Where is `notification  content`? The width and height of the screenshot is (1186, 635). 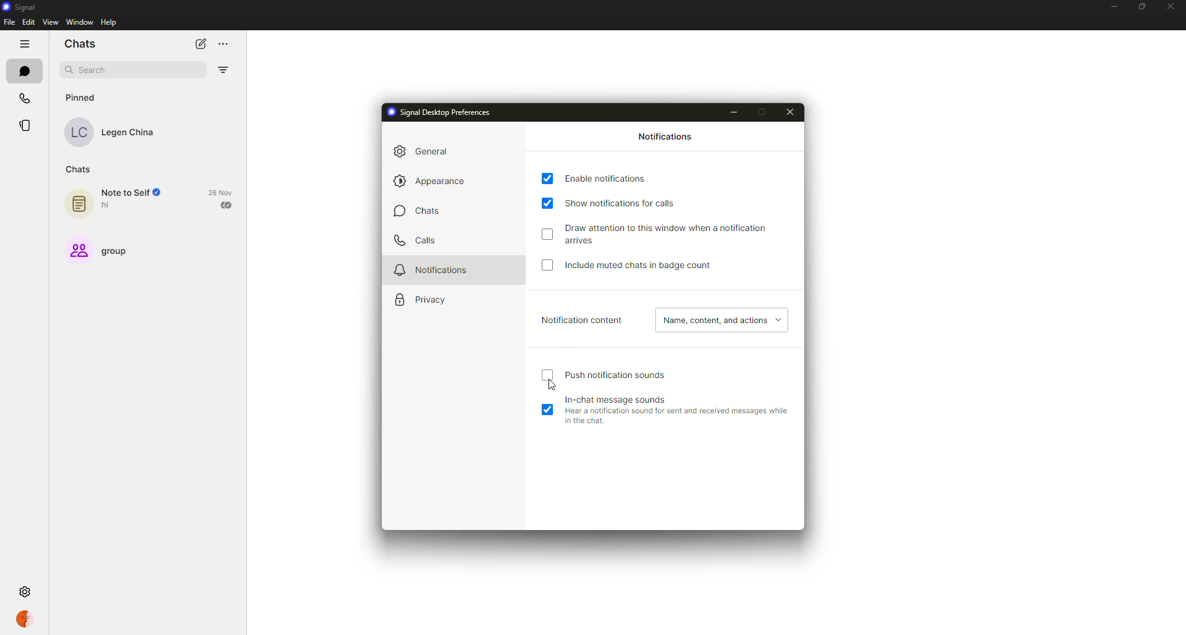 notification  content is located at coordinates (580, 320).